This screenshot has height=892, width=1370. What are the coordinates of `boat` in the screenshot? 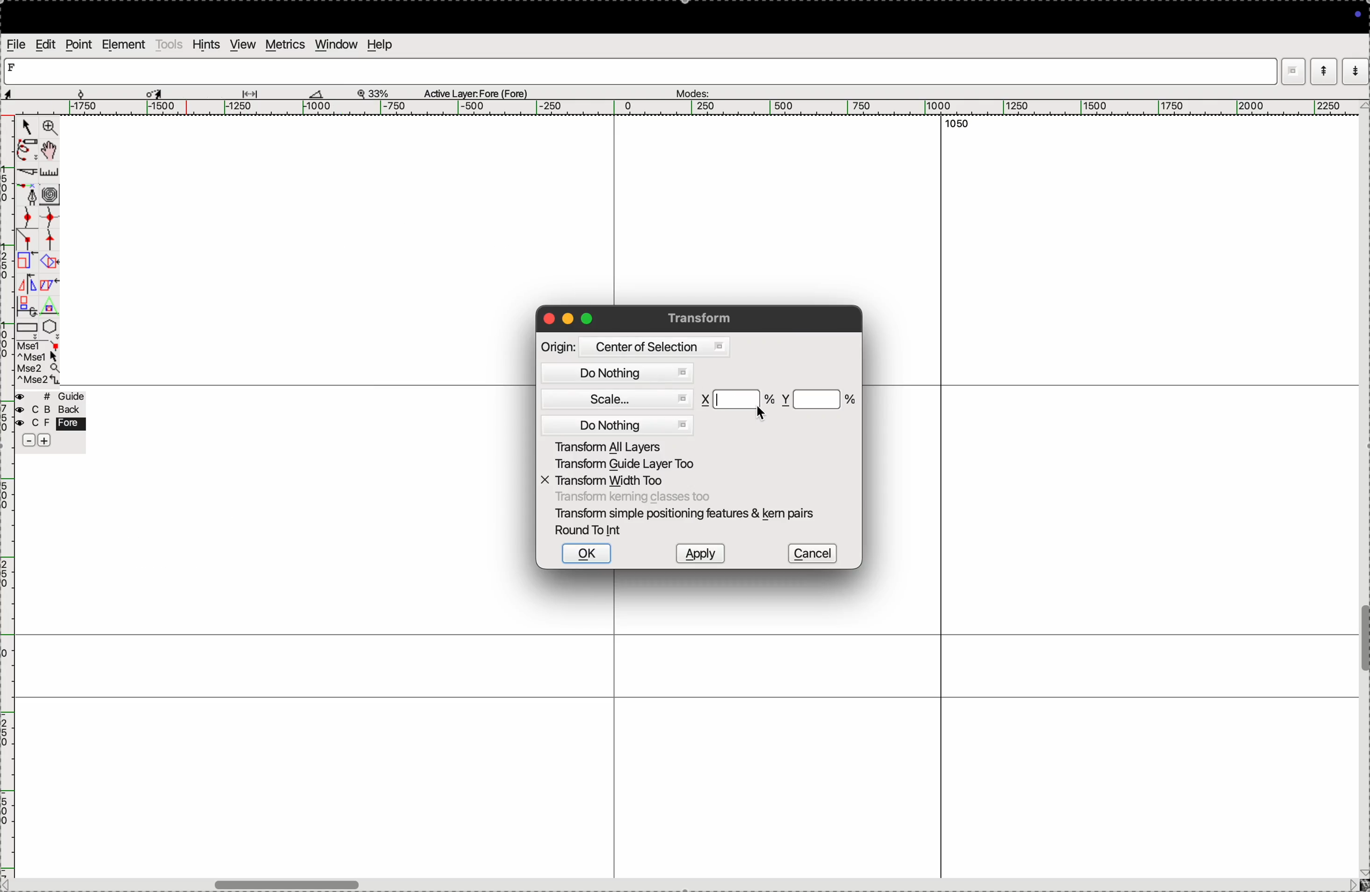 It's located at (321, 93).